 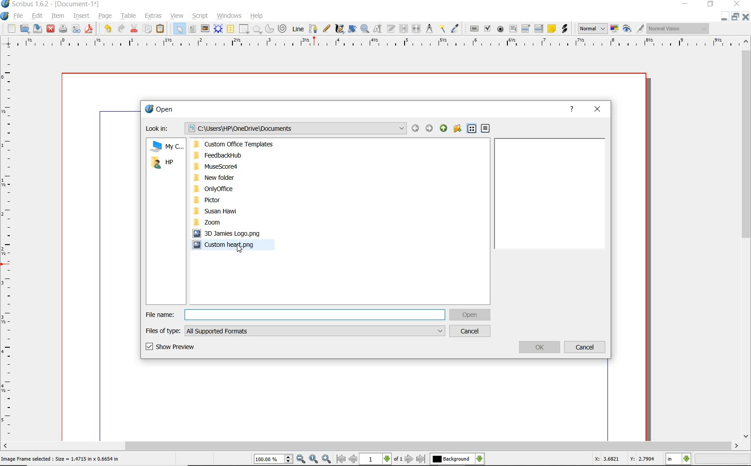 I want to click on help, so click(x=573, y=109).